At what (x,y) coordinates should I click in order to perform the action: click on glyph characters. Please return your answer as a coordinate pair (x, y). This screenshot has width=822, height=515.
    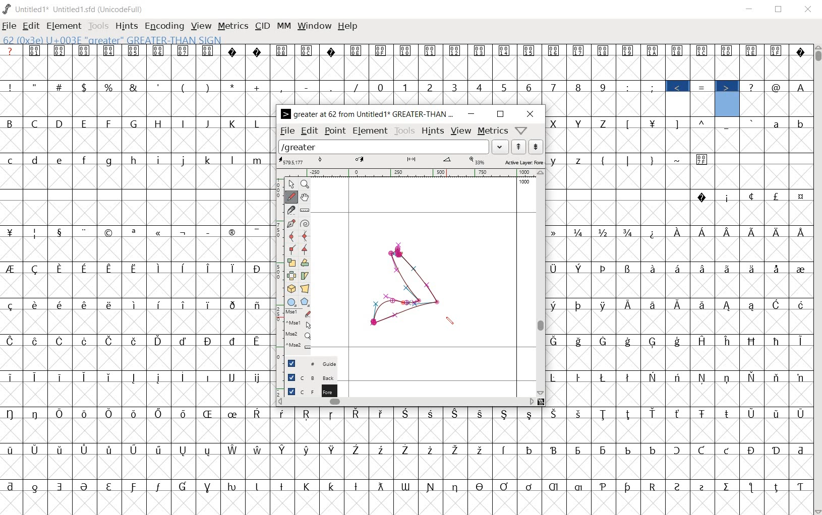
    Looking at the image, I should click on (542, 461).